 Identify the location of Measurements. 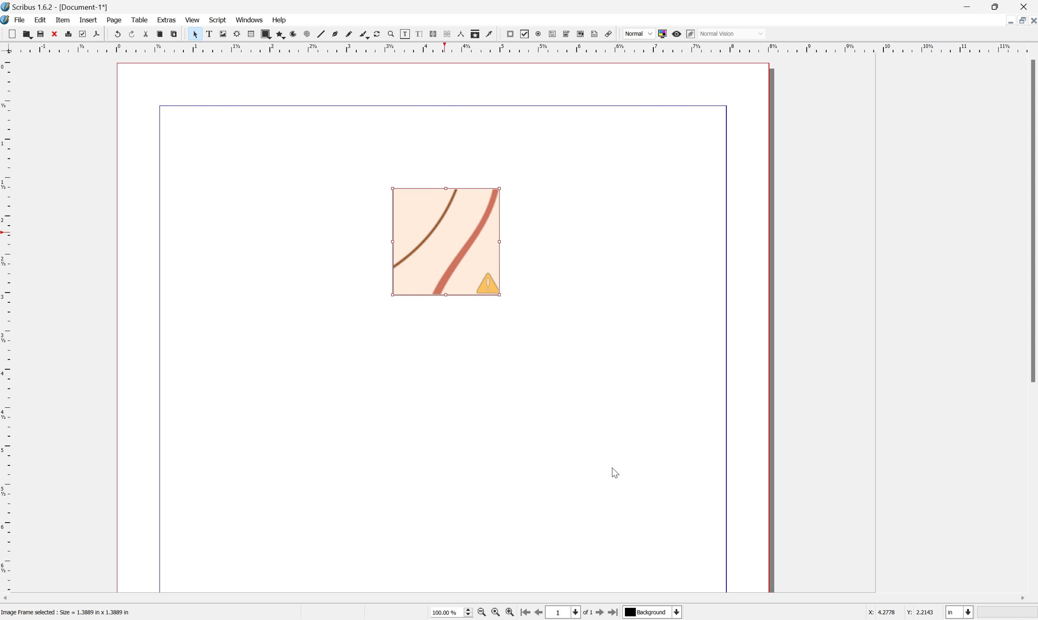
(463, 34).